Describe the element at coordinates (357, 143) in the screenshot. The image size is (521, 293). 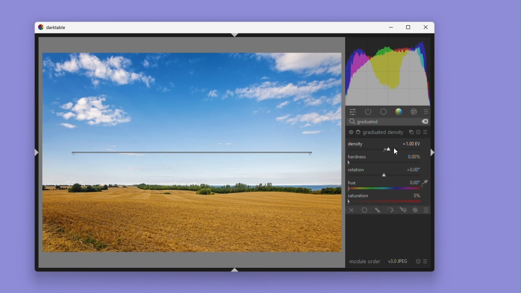
I see `Density` at that location.